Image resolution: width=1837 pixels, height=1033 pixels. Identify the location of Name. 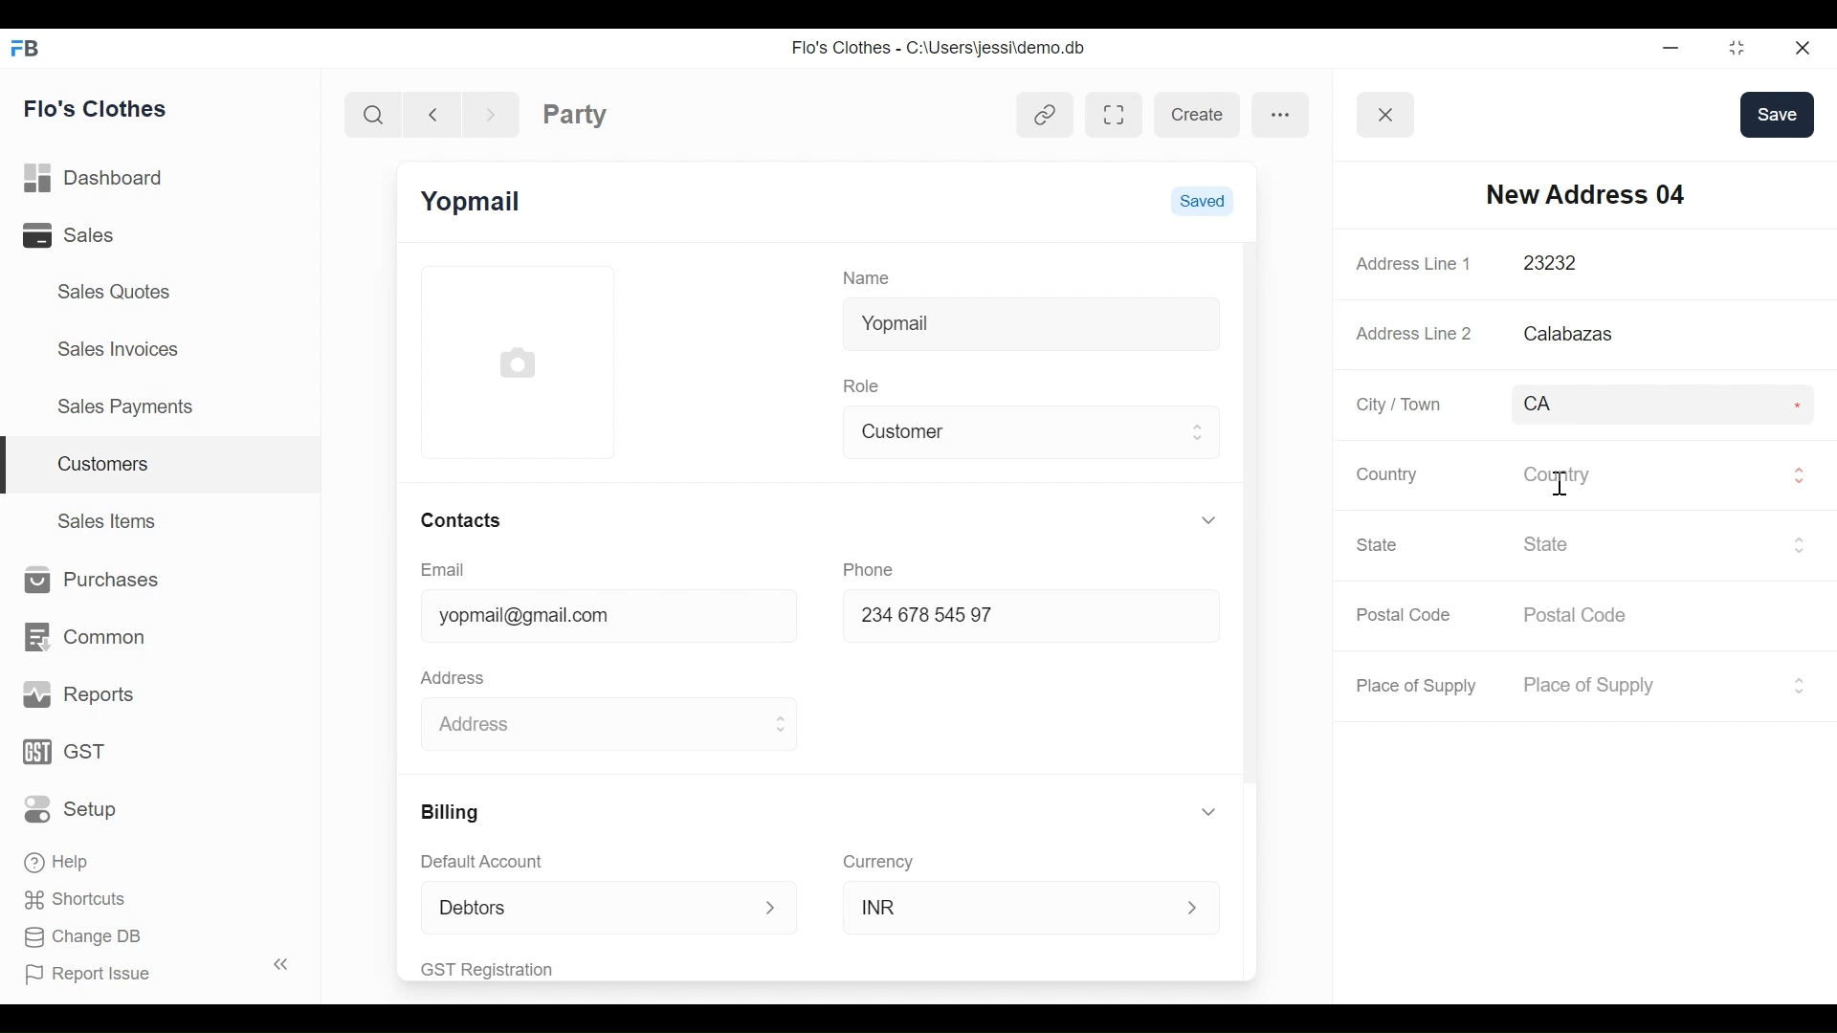
(871, 276).